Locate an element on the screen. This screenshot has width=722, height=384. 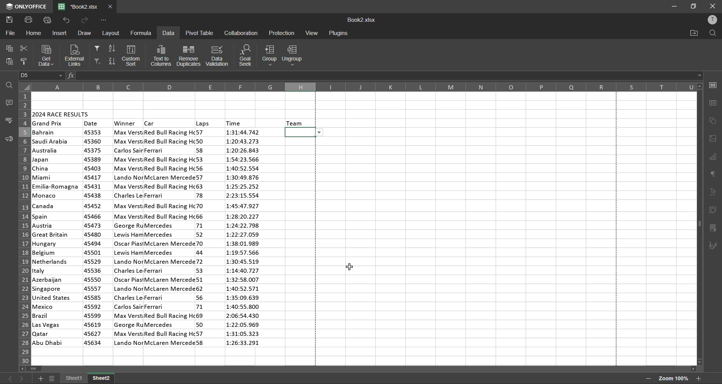
add sheet is located at coordinates (40, 378).